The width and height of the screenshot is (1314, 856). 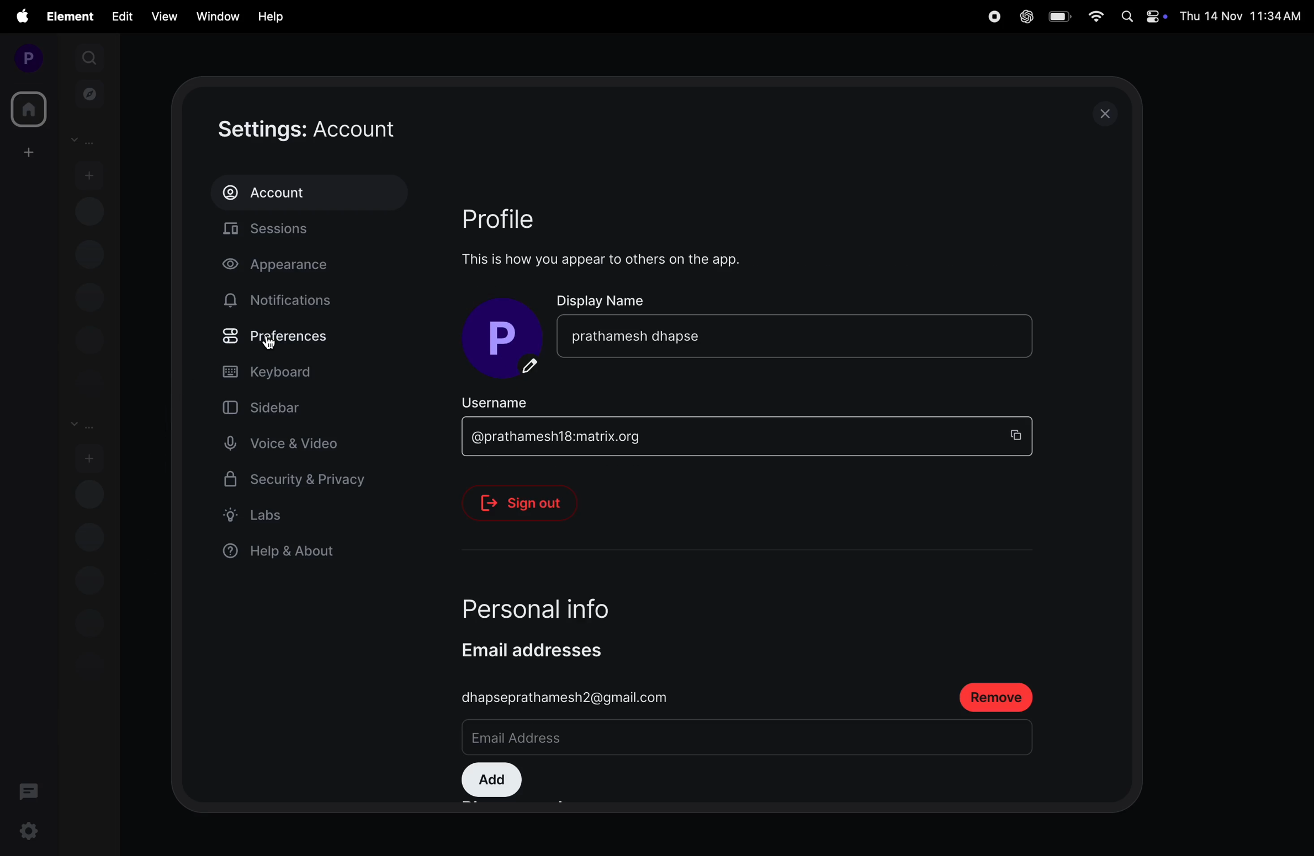 I want to click on username, so click(x=498, y=402).